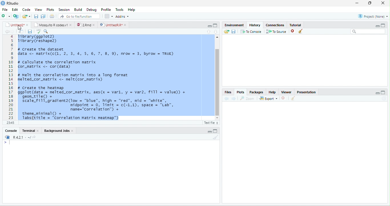 This screenshot has height=206, width=390. I want to click on export, so click(268, 99).